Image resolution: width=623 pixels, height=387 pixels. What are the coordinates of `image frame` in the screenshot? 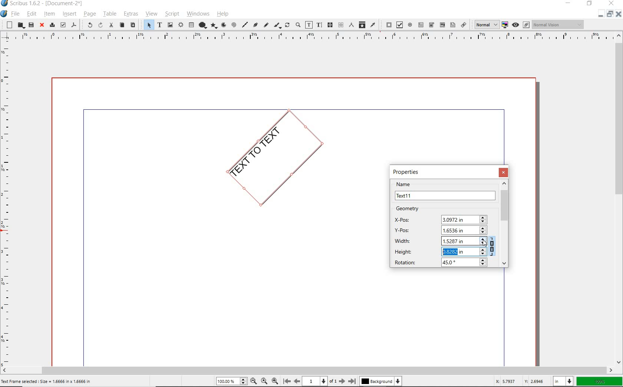 It's located at (171, 26).